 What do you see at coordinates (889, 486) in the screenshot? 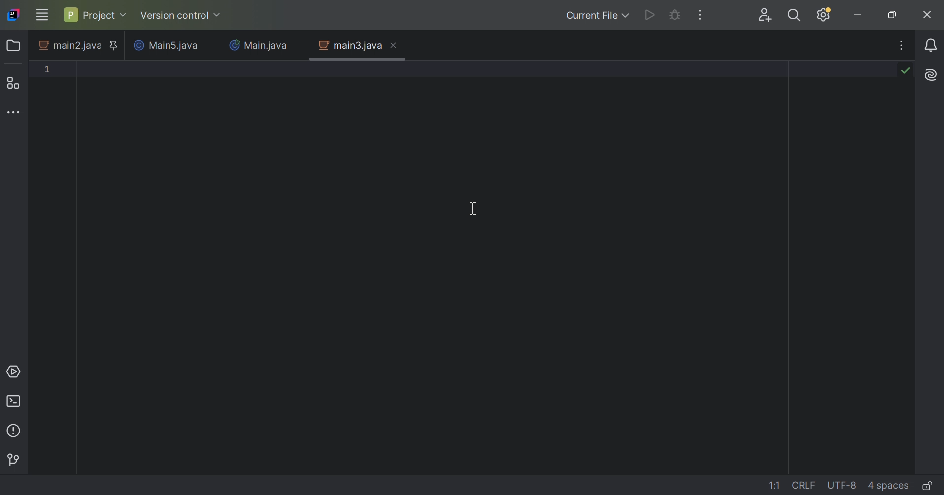
I see `indent: 4 spaces` at bounding box center [889, 486].